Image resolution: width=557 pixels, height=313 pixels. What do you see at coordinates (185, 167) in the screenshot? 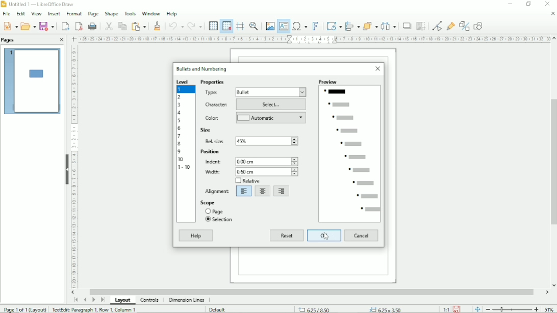
I see `1-10` at bounding box center [185, 167].